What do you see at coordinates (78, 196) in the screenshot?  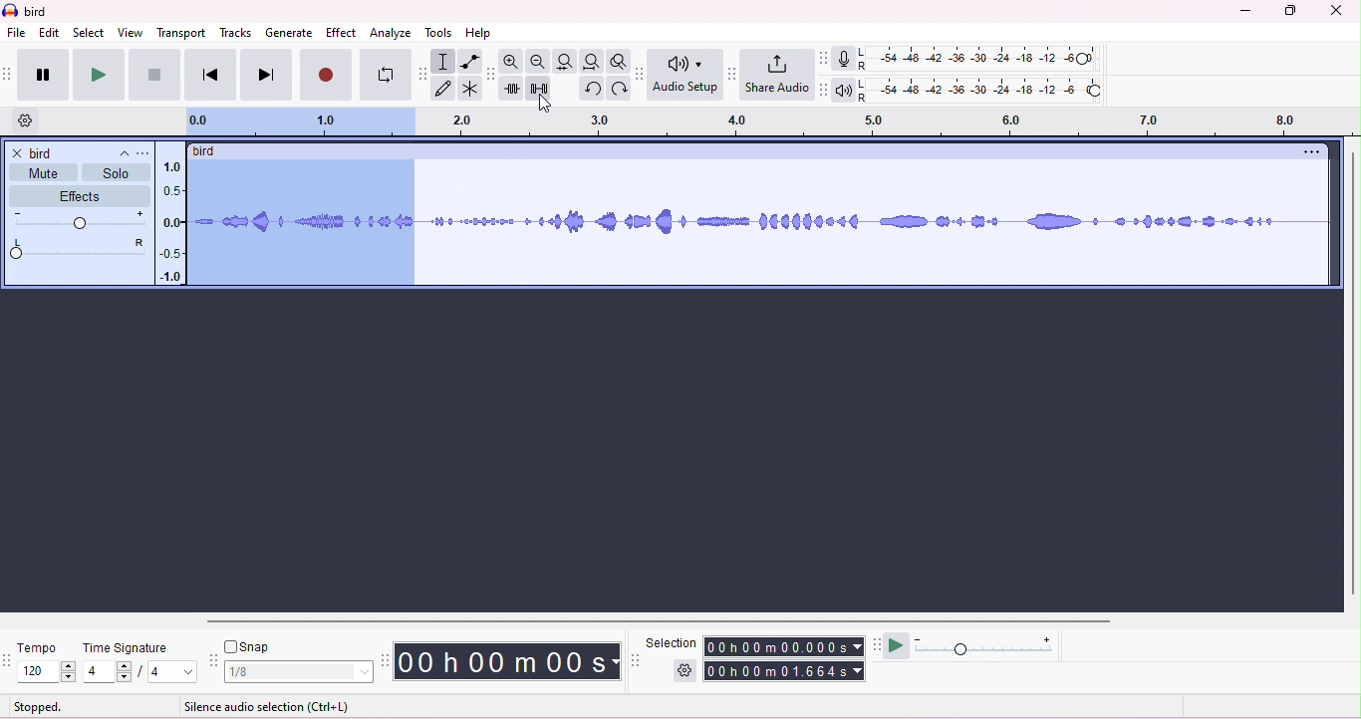 I see `effects` at bounding box center [78, 196].